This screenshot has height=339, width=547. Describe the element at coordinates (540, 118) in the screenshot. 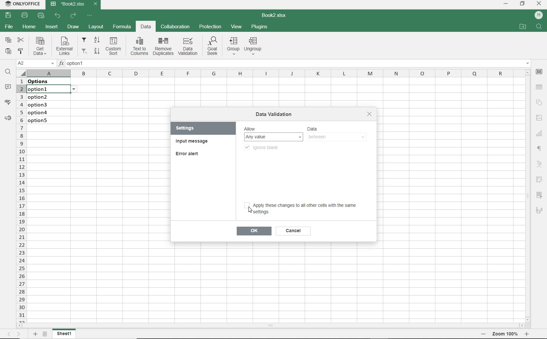

I see `IMAGE` at that location.